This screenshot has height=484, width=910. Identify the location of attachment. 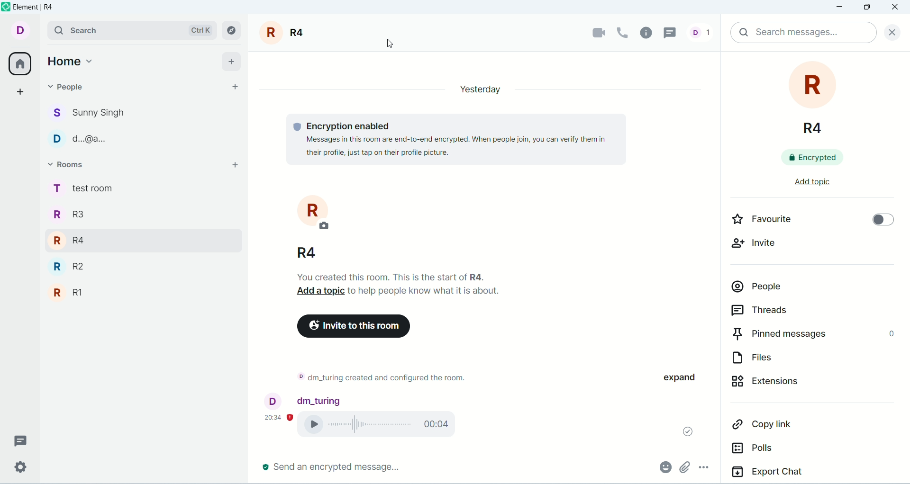
(684, 467).